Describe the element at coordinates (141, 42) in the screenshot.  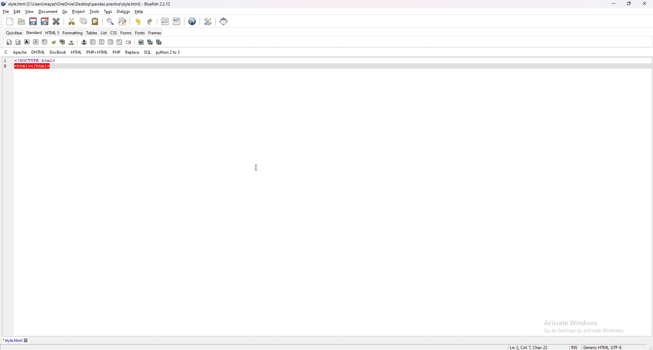
I see `insert image` at that location.